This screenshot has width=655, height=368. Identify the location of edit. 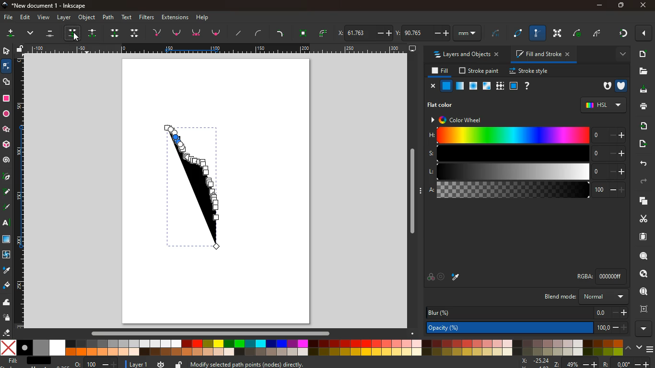
(24, 18).